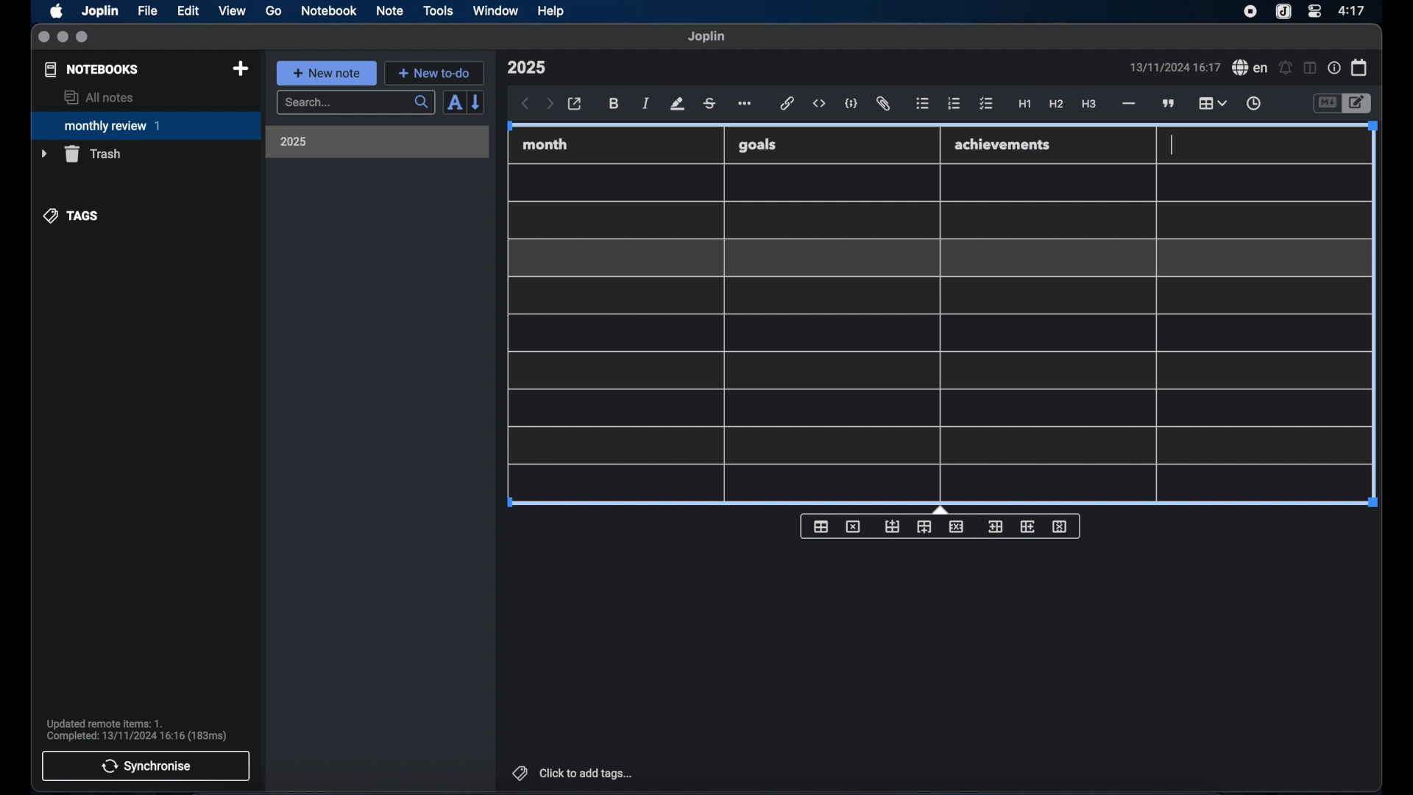 Image resolution: width=1413 pixels, height=795 pixels. Describe the element at coordinates (1169, 104) in the screenshot. I see `block quotes` at that location.